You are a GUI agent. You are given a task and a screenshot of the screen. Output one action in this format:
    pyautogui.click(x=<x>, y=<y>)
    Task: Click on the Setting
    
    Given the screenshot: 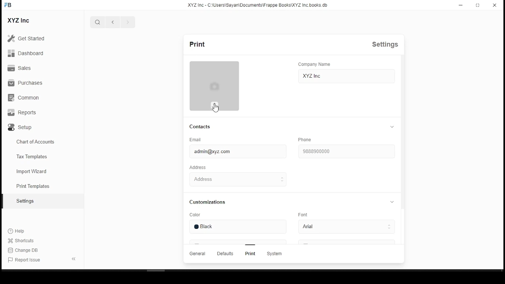 What is the action you would take?
    pyautogui.click(x=25, y=201)
    